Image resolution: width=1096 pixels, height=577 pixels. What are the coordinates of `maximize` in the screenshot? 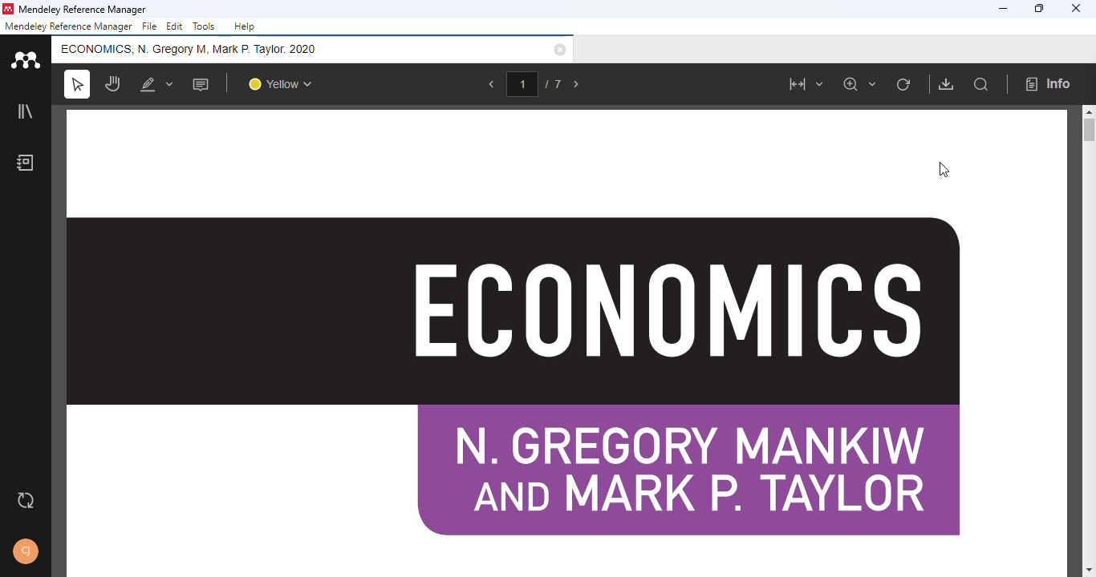 It's located at (1039, 8).